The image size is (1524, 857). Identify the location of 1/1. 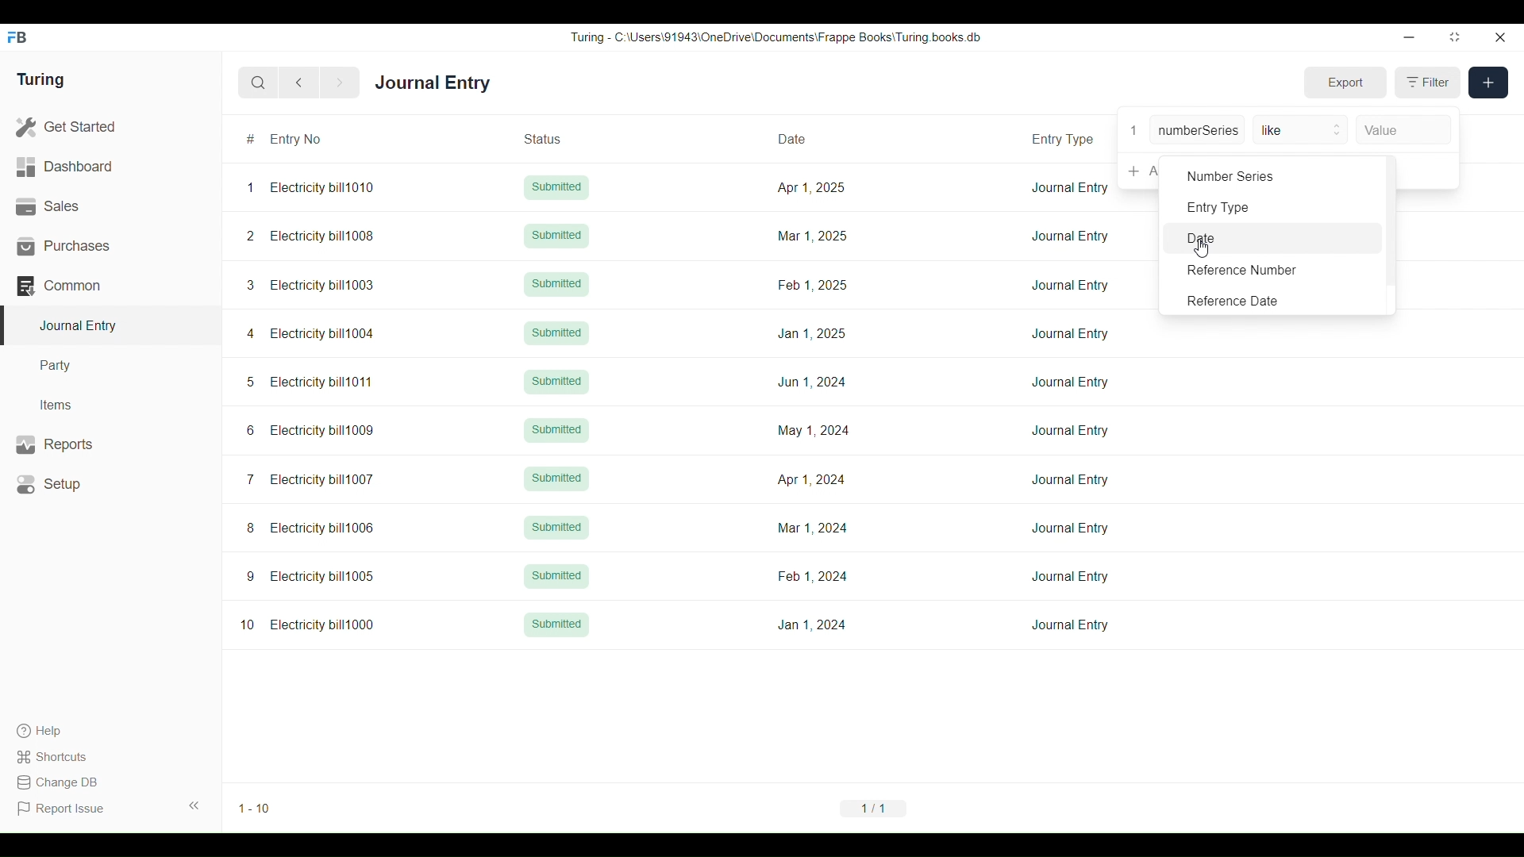
(873, 808).